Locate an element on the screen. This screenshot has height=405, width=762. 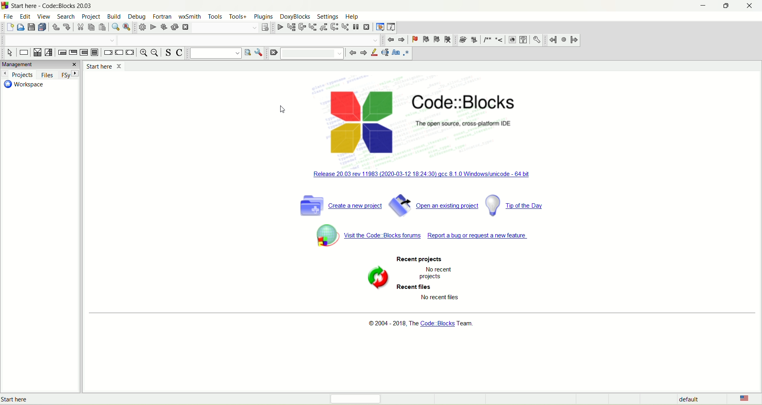
run to cursor is located at coordinates (291, 27).